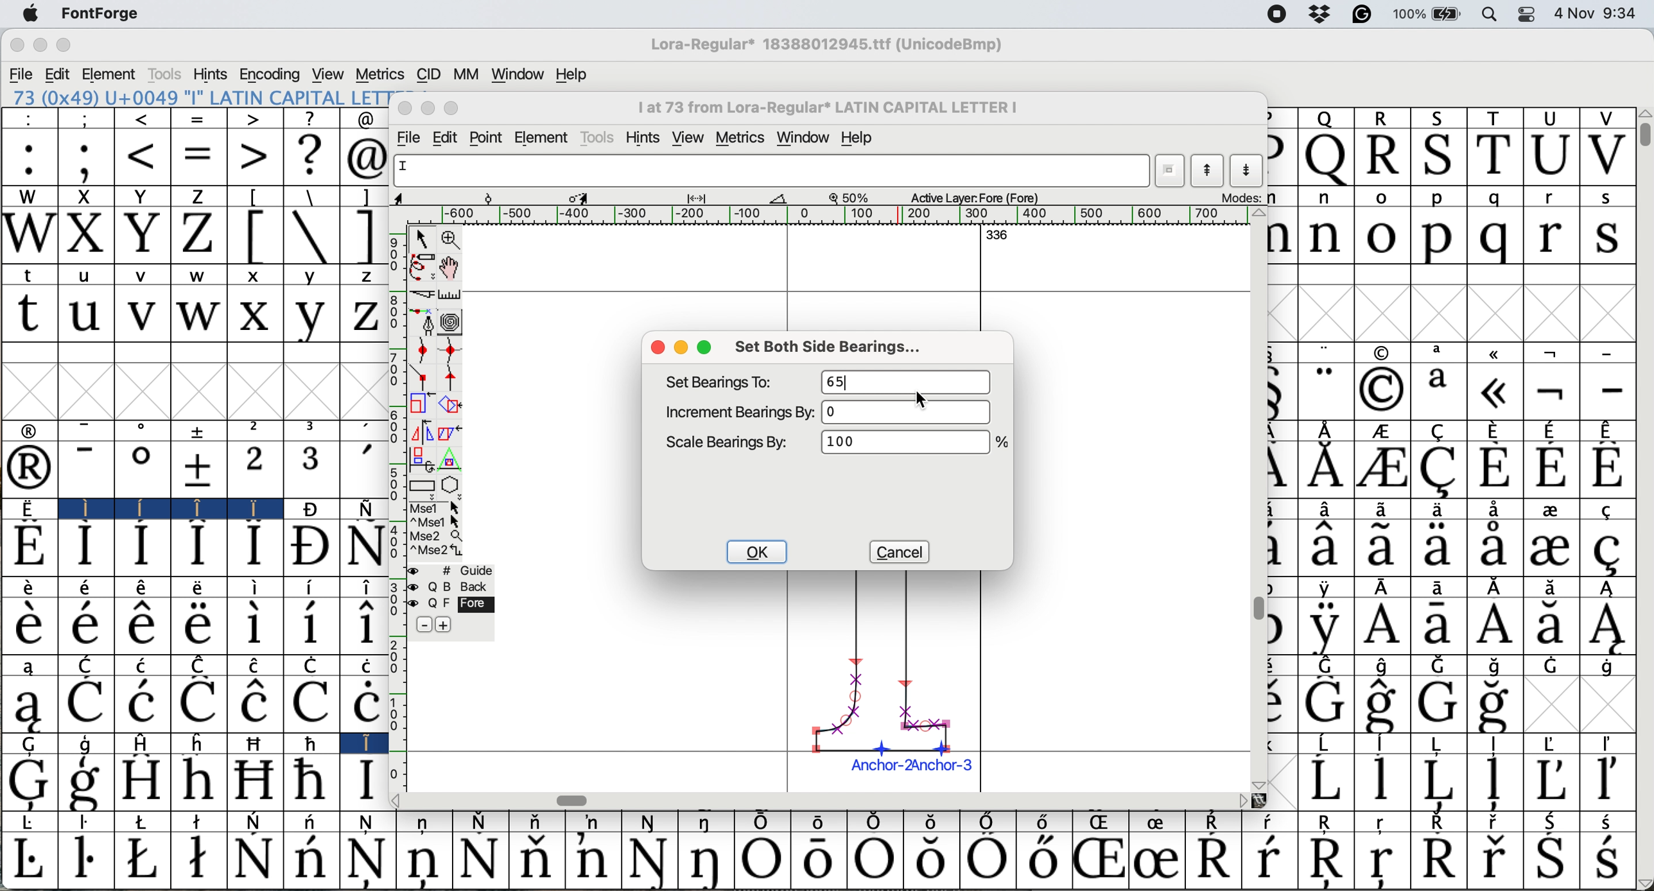  Describe the element at coordinates (254, 470) in the screenshot. I see `2` at that location.